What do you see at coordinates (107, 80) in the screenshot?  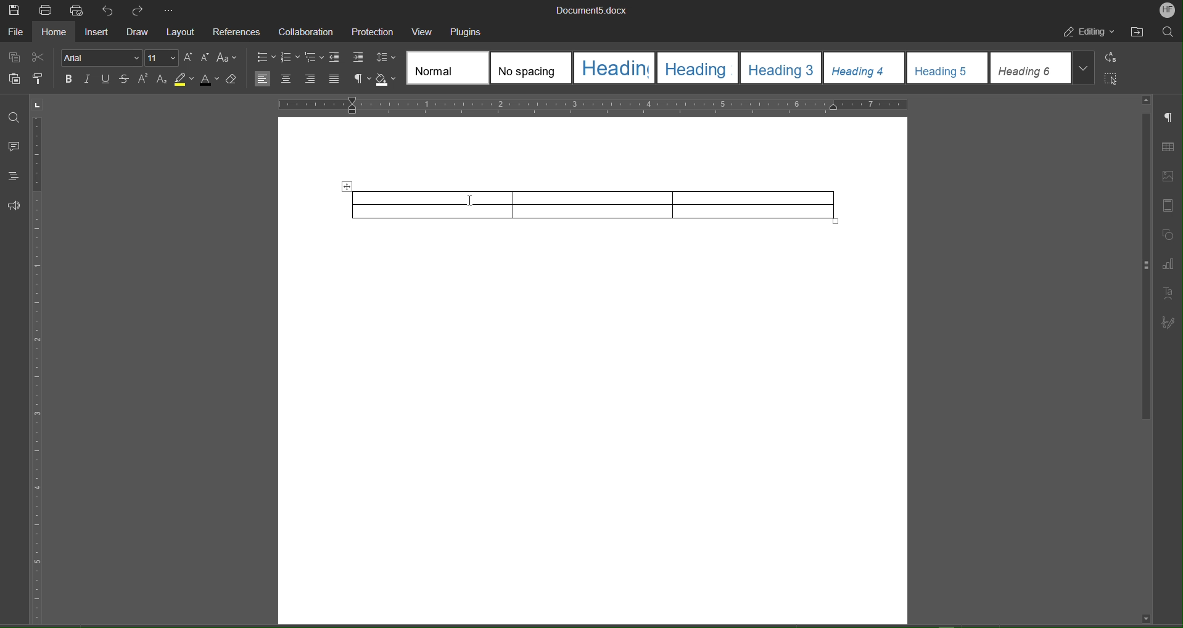 I see `Underline` at bounding box center [107, 80].